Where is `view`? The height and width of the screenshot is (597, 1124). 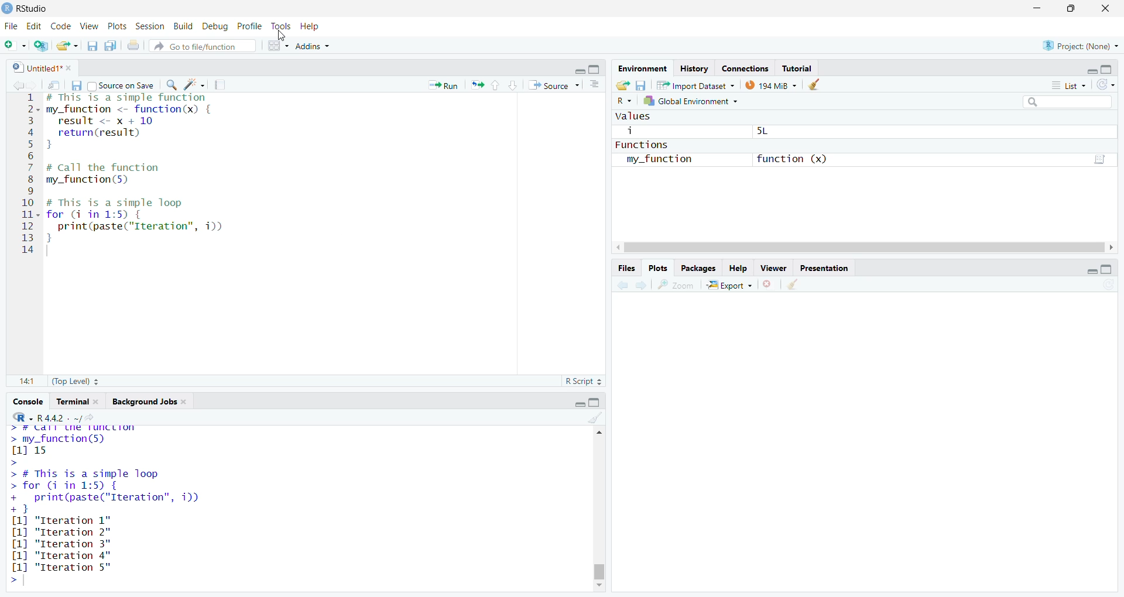 view is located at coordinates (89, 26).